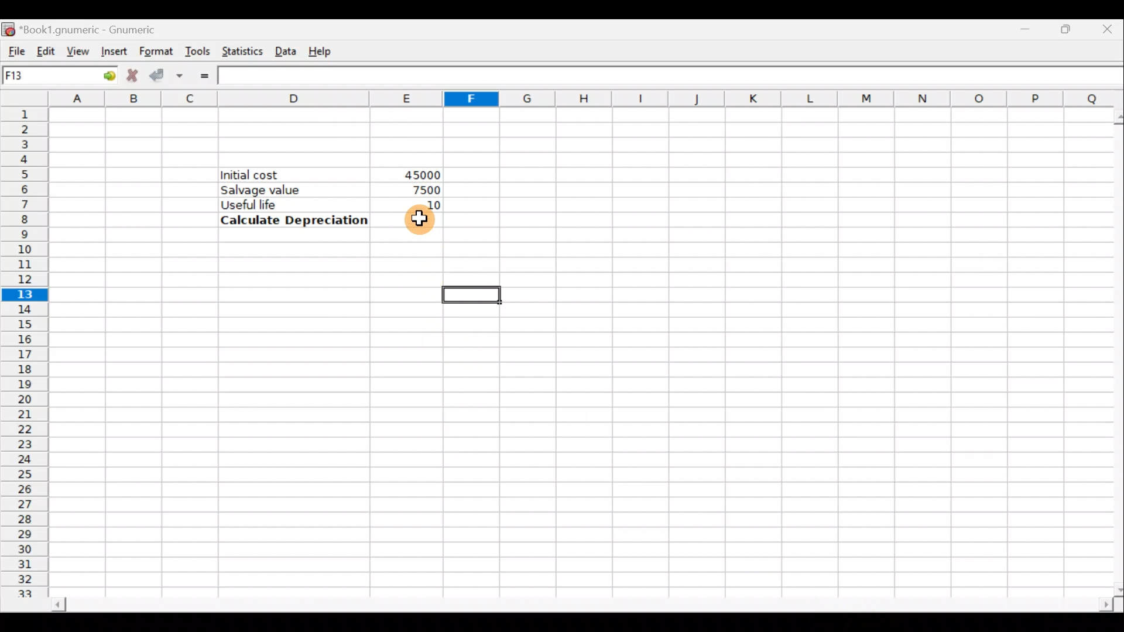 This screenshot has width=1124, height=632. Describe the element at coordinates (112, 51) in the screenshot. I see `Insert` at that location.